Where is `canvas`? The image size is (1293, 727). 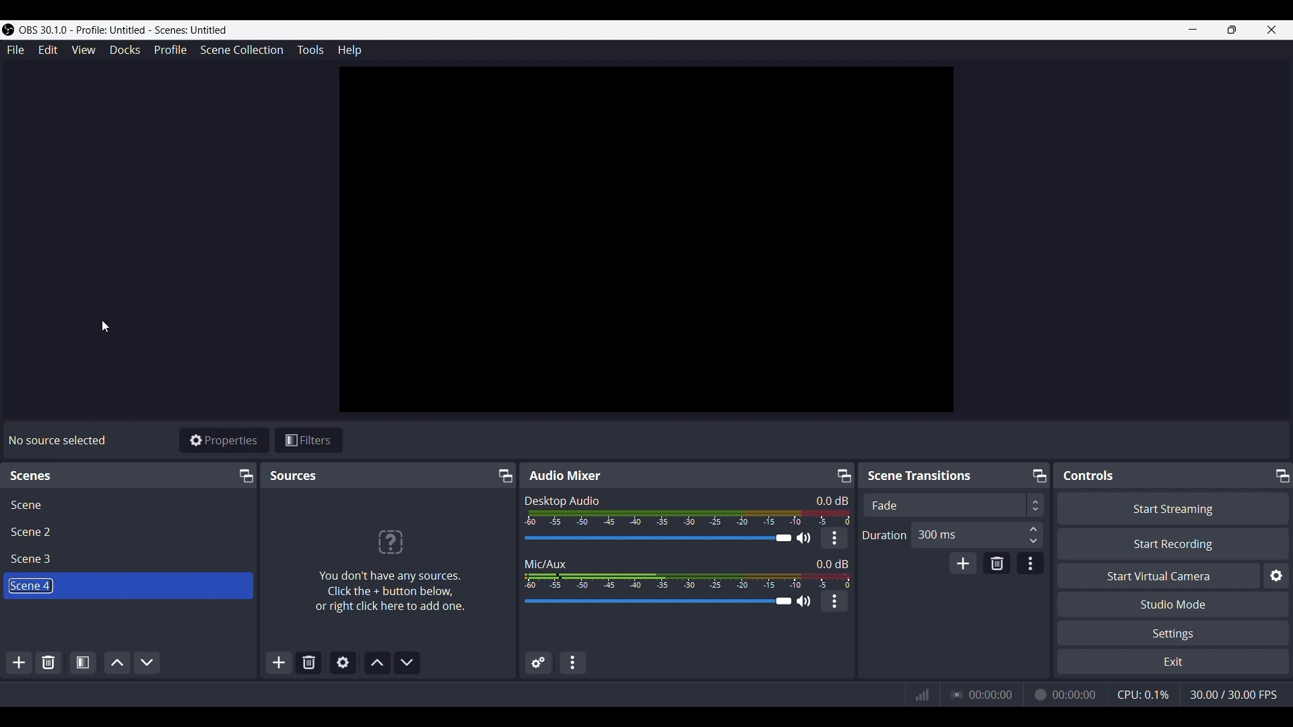 canvas is located at coordinates (650, 243).